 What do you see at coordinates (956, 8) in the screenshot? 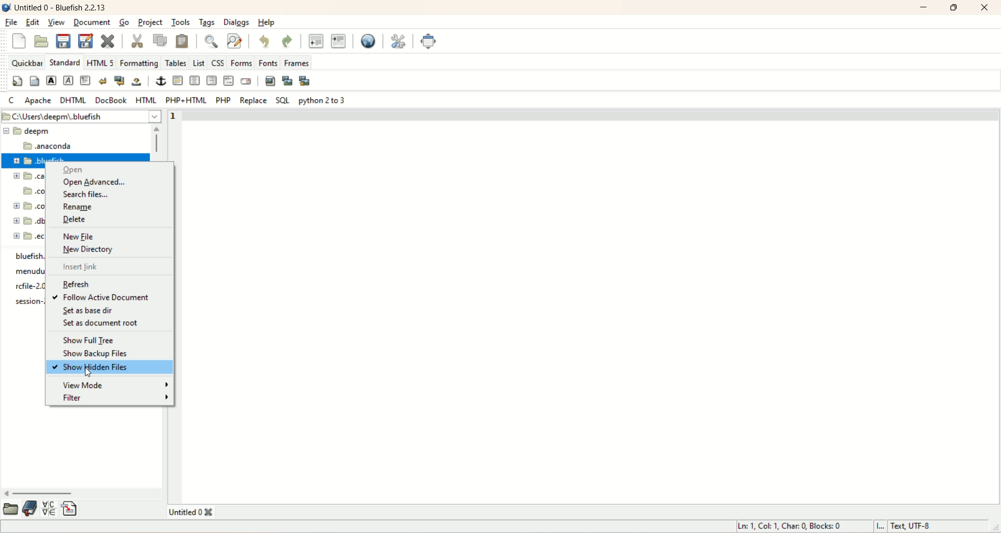
I see `maximize` at bounding box center [956, 8].